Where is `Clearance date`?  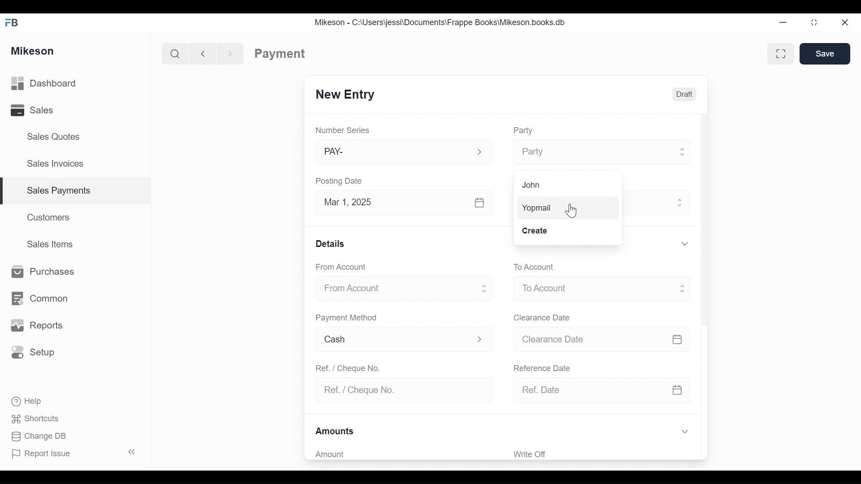
Clearance date is located at coordinates (605, 339).